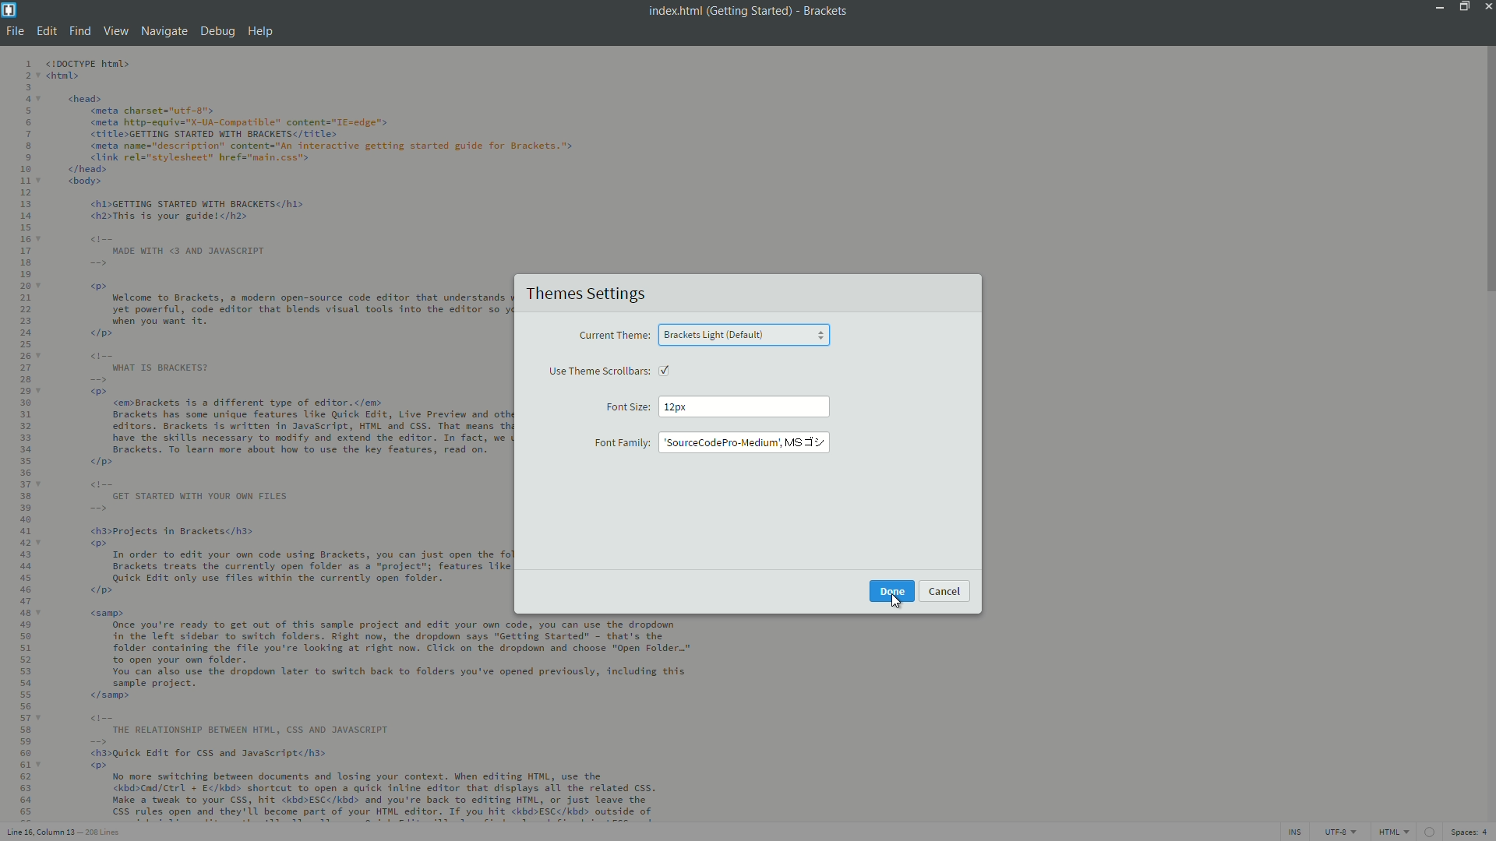 The height and width of the screenshot is (841, 1496). I want to click on ins, so click(1293, 833).